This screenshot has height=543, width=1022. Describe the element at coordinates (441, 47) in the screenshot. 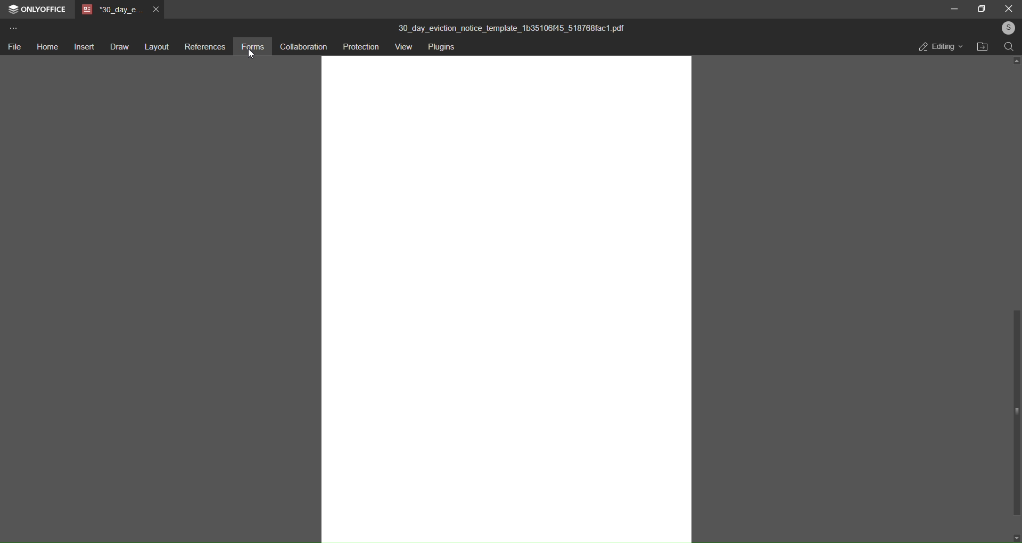

I see `plugins` at that location.